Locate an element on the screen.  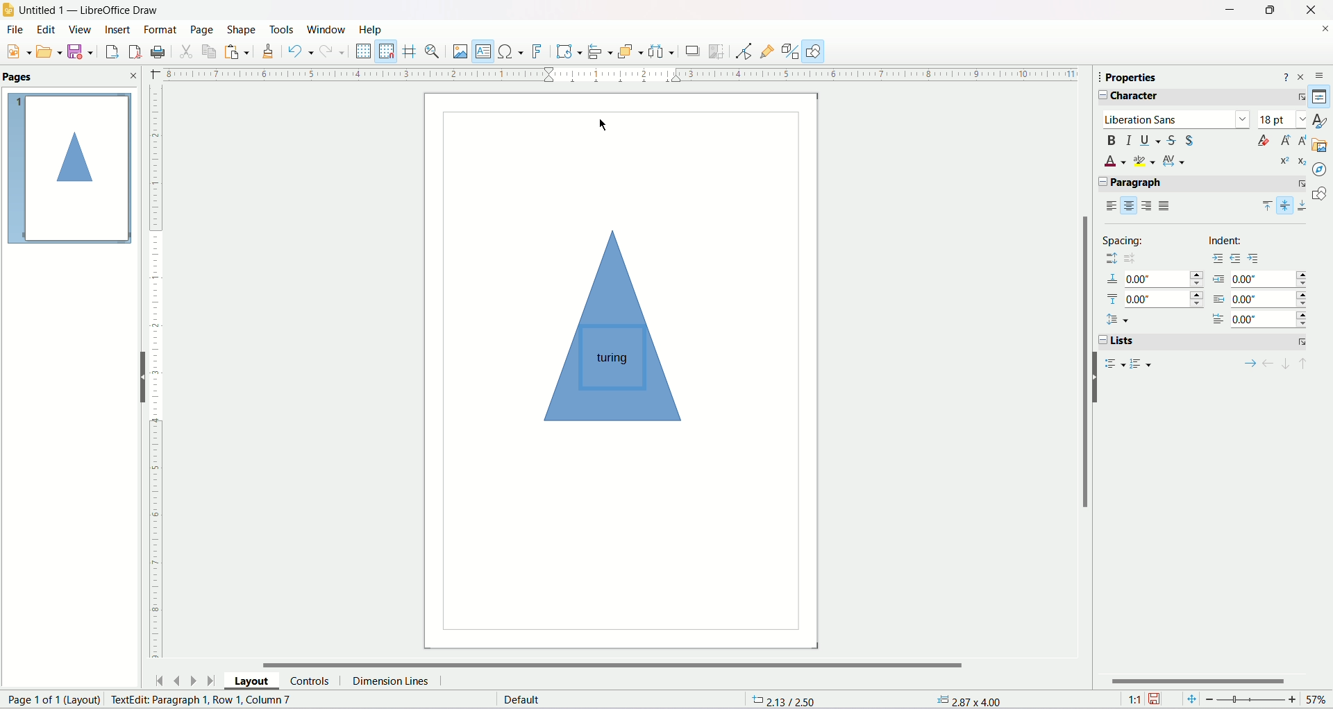
indent is located at coordinates (1263, 282).